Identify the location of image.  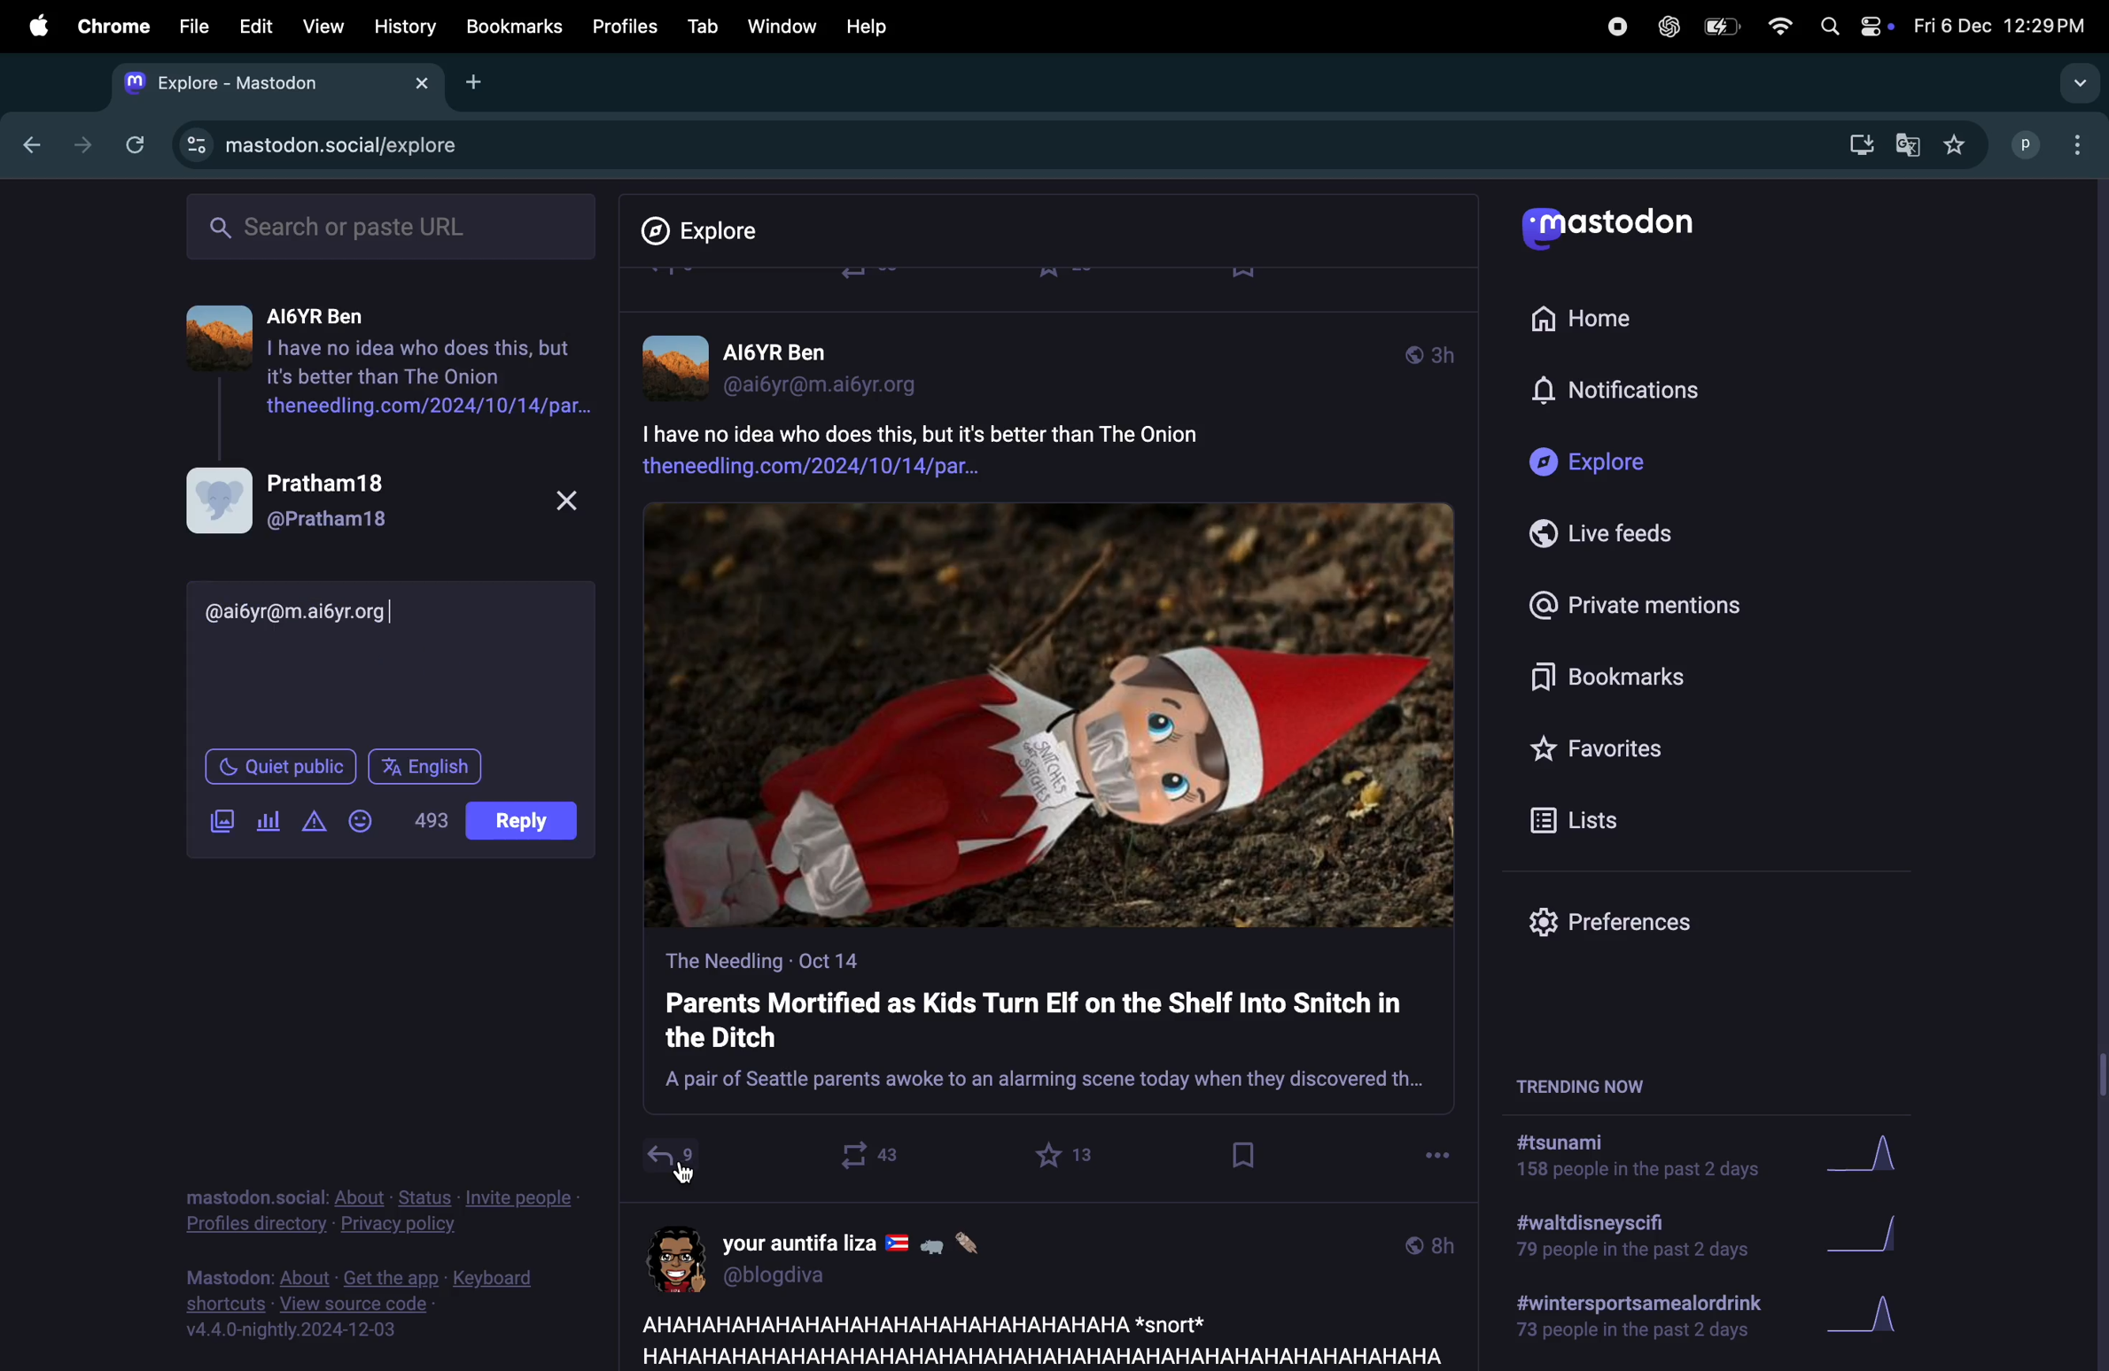
(1050, 716).